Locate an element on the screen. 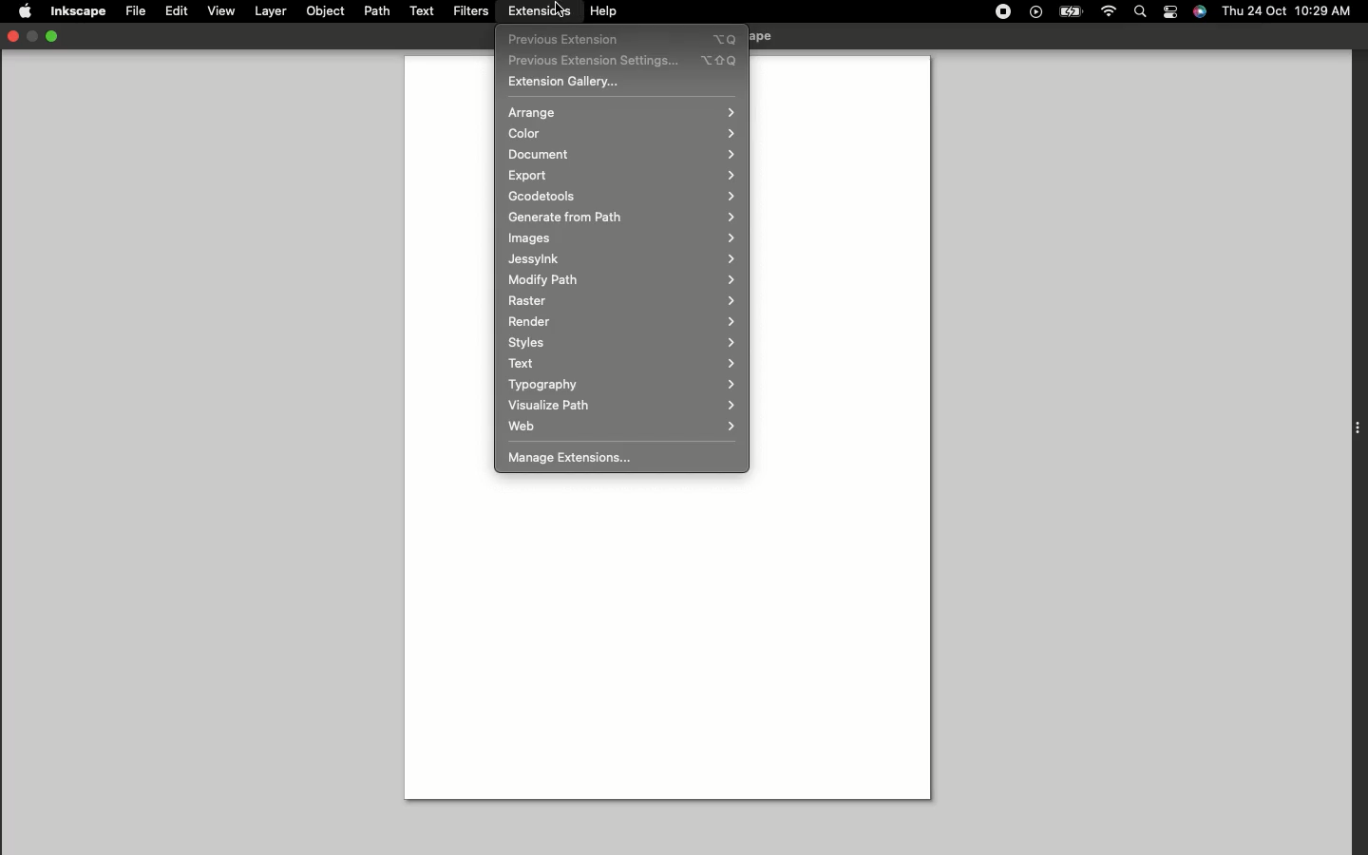 Image resolution: width=1368 pixels, height=855 pixels. Layer is located at coordinates (273, 12).